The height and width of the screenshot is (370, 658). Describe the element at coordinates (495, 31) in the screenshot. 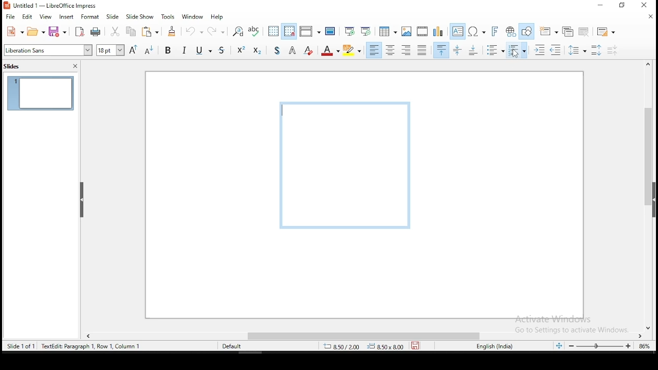

I see `insert fontwork text` at that location.